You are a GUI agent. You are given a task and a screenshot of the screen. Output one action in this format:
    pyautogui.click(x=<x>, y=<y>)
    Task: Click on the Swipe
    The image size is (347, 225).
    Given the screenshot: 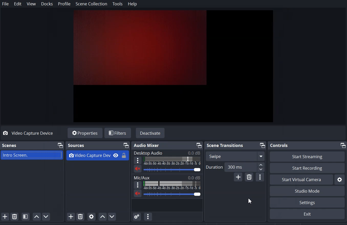 What is the action you would take?
    pyautogui.click(x=246, y=156)
    